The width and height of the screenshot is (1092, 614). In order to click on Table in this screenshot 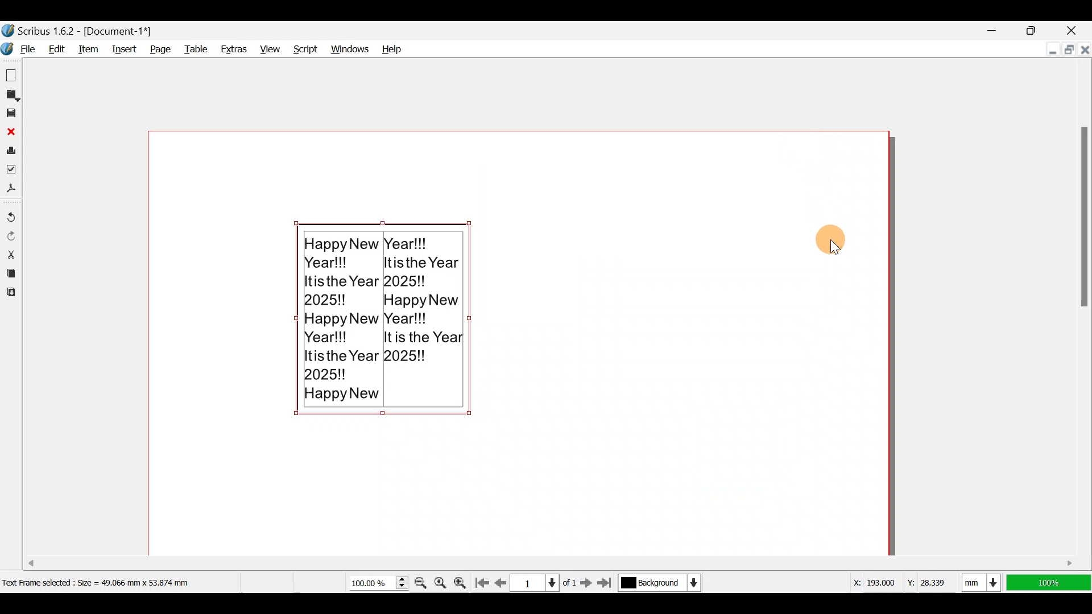, I will do `click(198, 48)`.